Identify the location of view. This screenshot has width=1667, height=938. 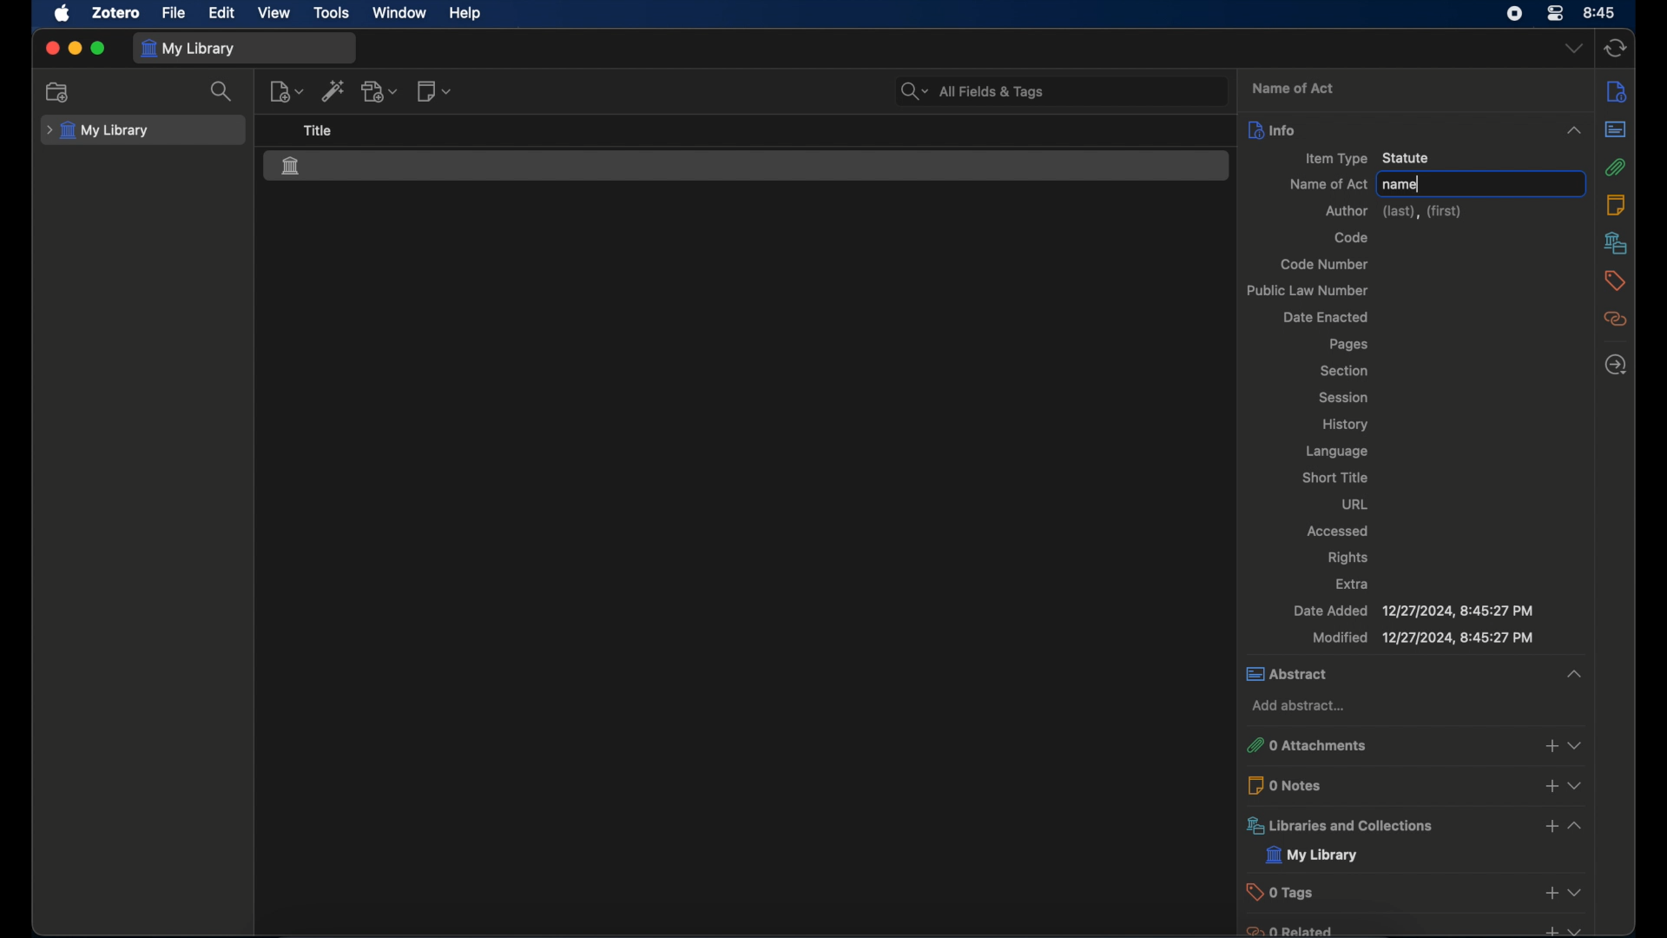
(274, 13).